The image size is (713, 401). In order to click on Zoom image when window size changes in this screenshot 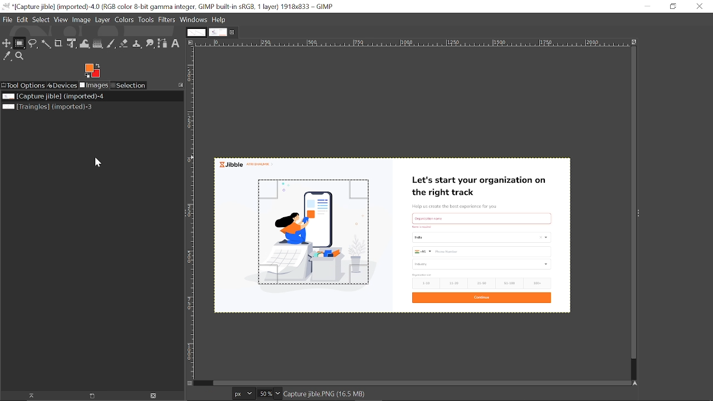, I will do `click(633, 42)`.